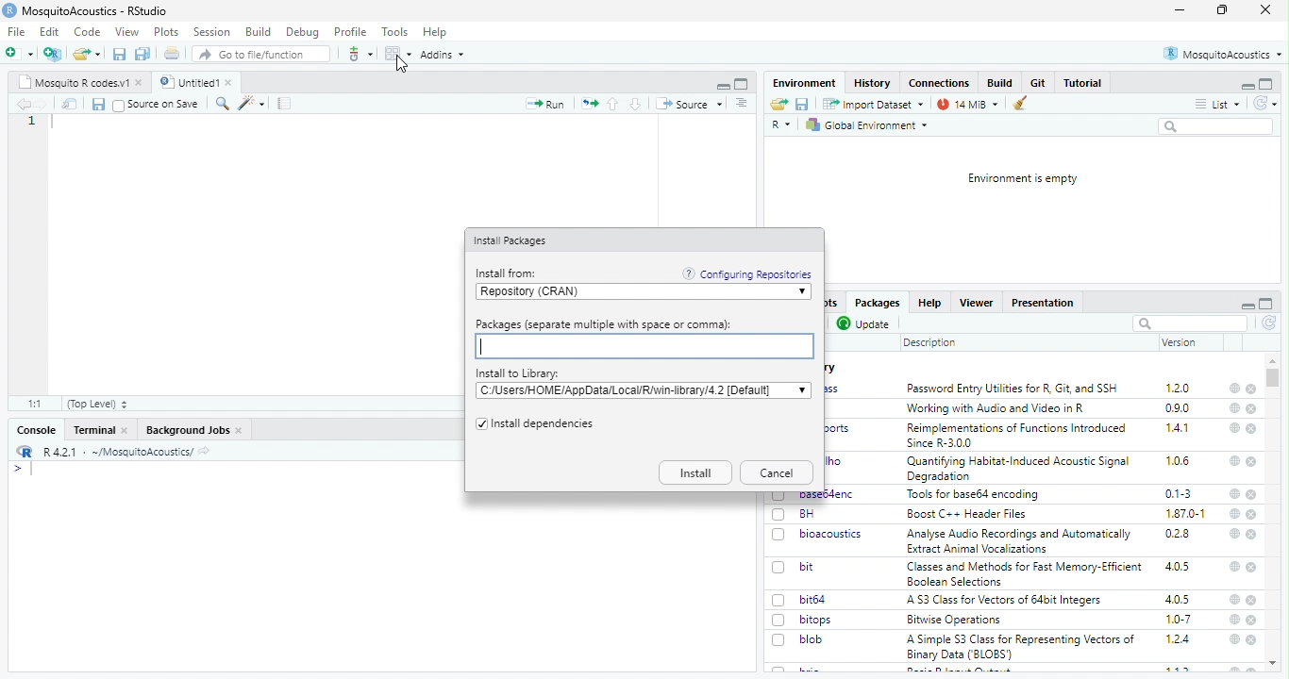 The width and height of the screenshot is (1289, 679). Describe the element at coordinates (1250, 494) in the screenshot. I see `close` at that location.